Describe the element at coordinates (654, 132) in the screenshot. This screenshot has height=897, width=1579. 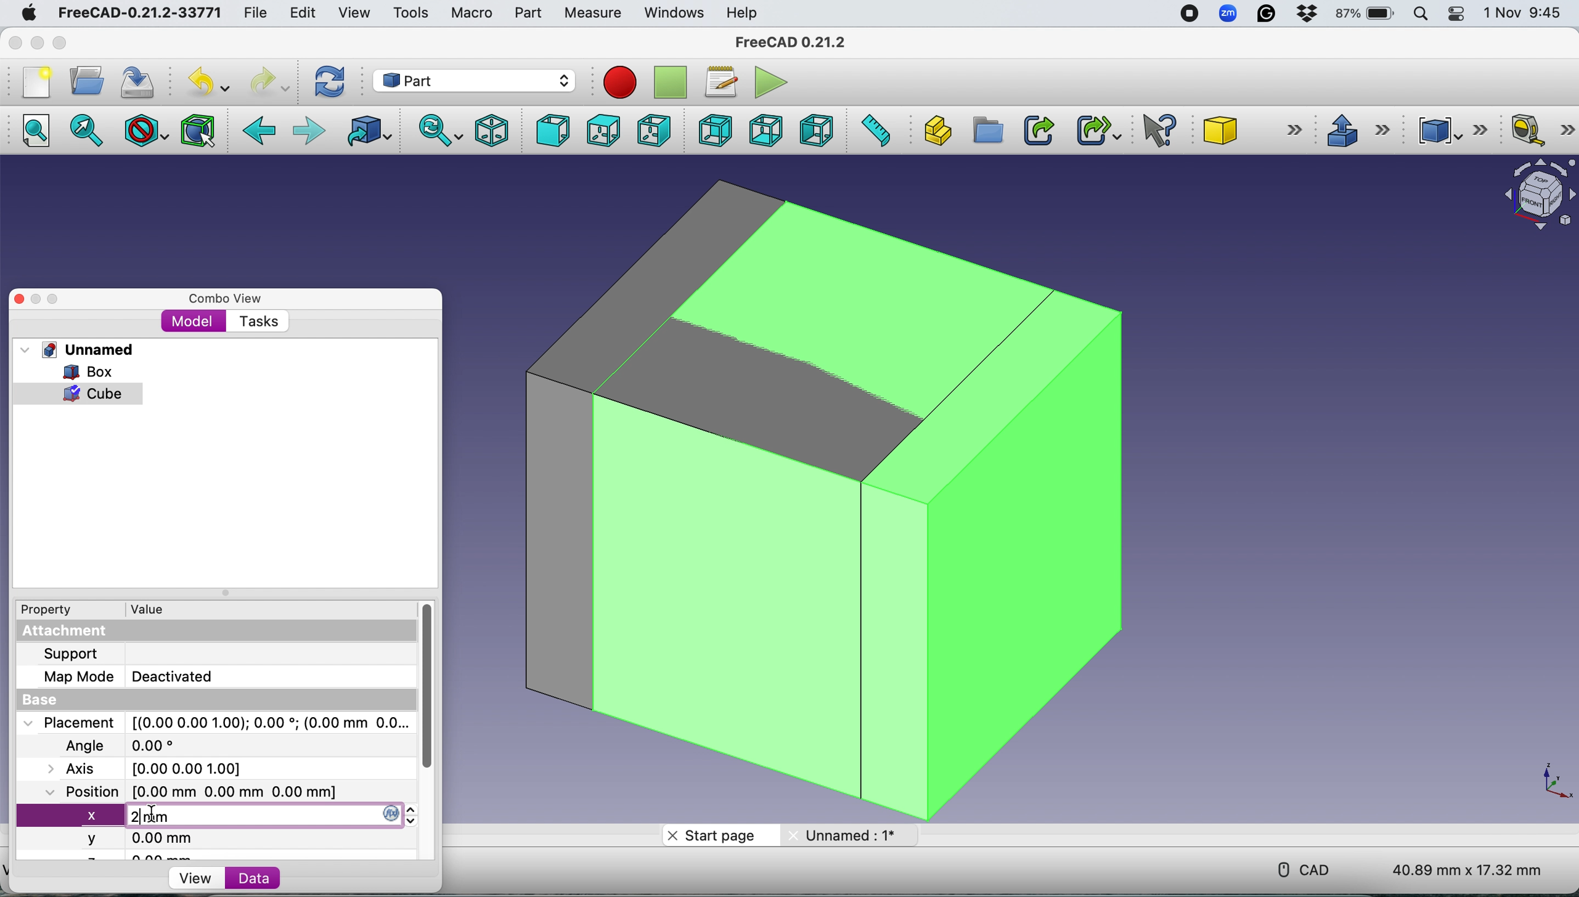
I see `Right` at that location.